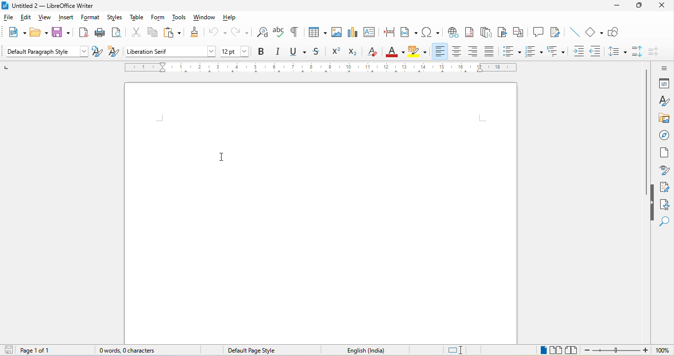 The image size is (674, 356). Describe the element at coordinates (661, 6) in the screenshot. I see `close` at that location.